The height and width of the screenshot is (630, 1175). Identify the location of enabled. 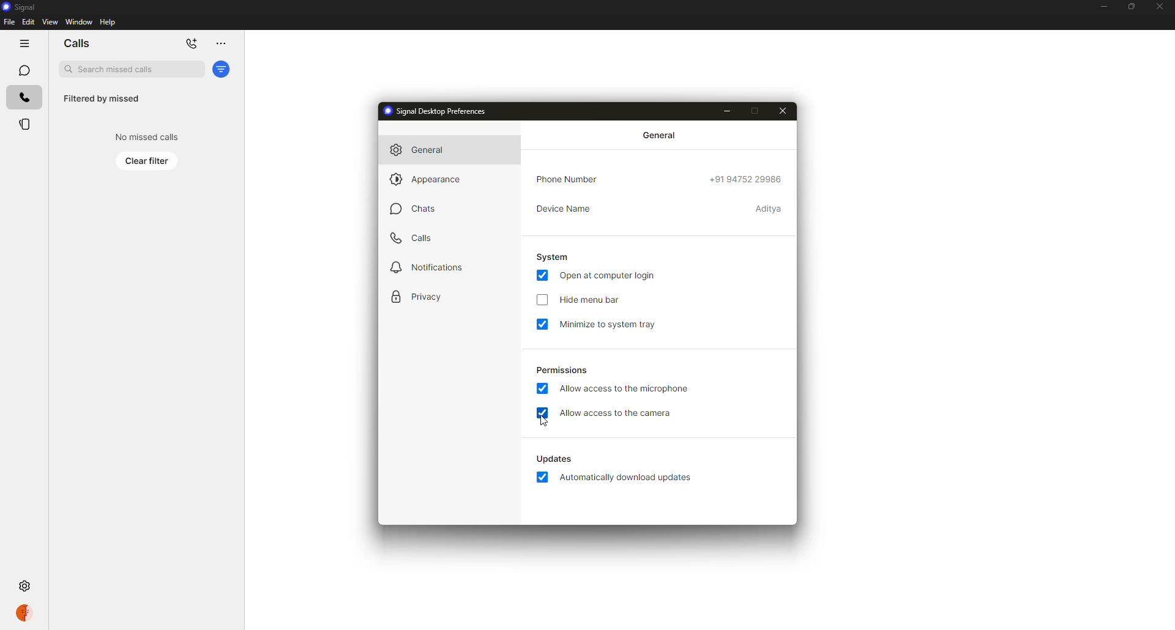
(543, 388).